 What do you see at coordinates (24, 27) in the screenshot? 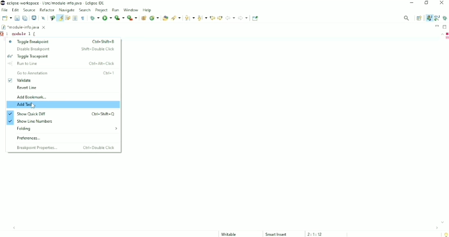
I see `*module-info.java` at bounding box center [24, 27].